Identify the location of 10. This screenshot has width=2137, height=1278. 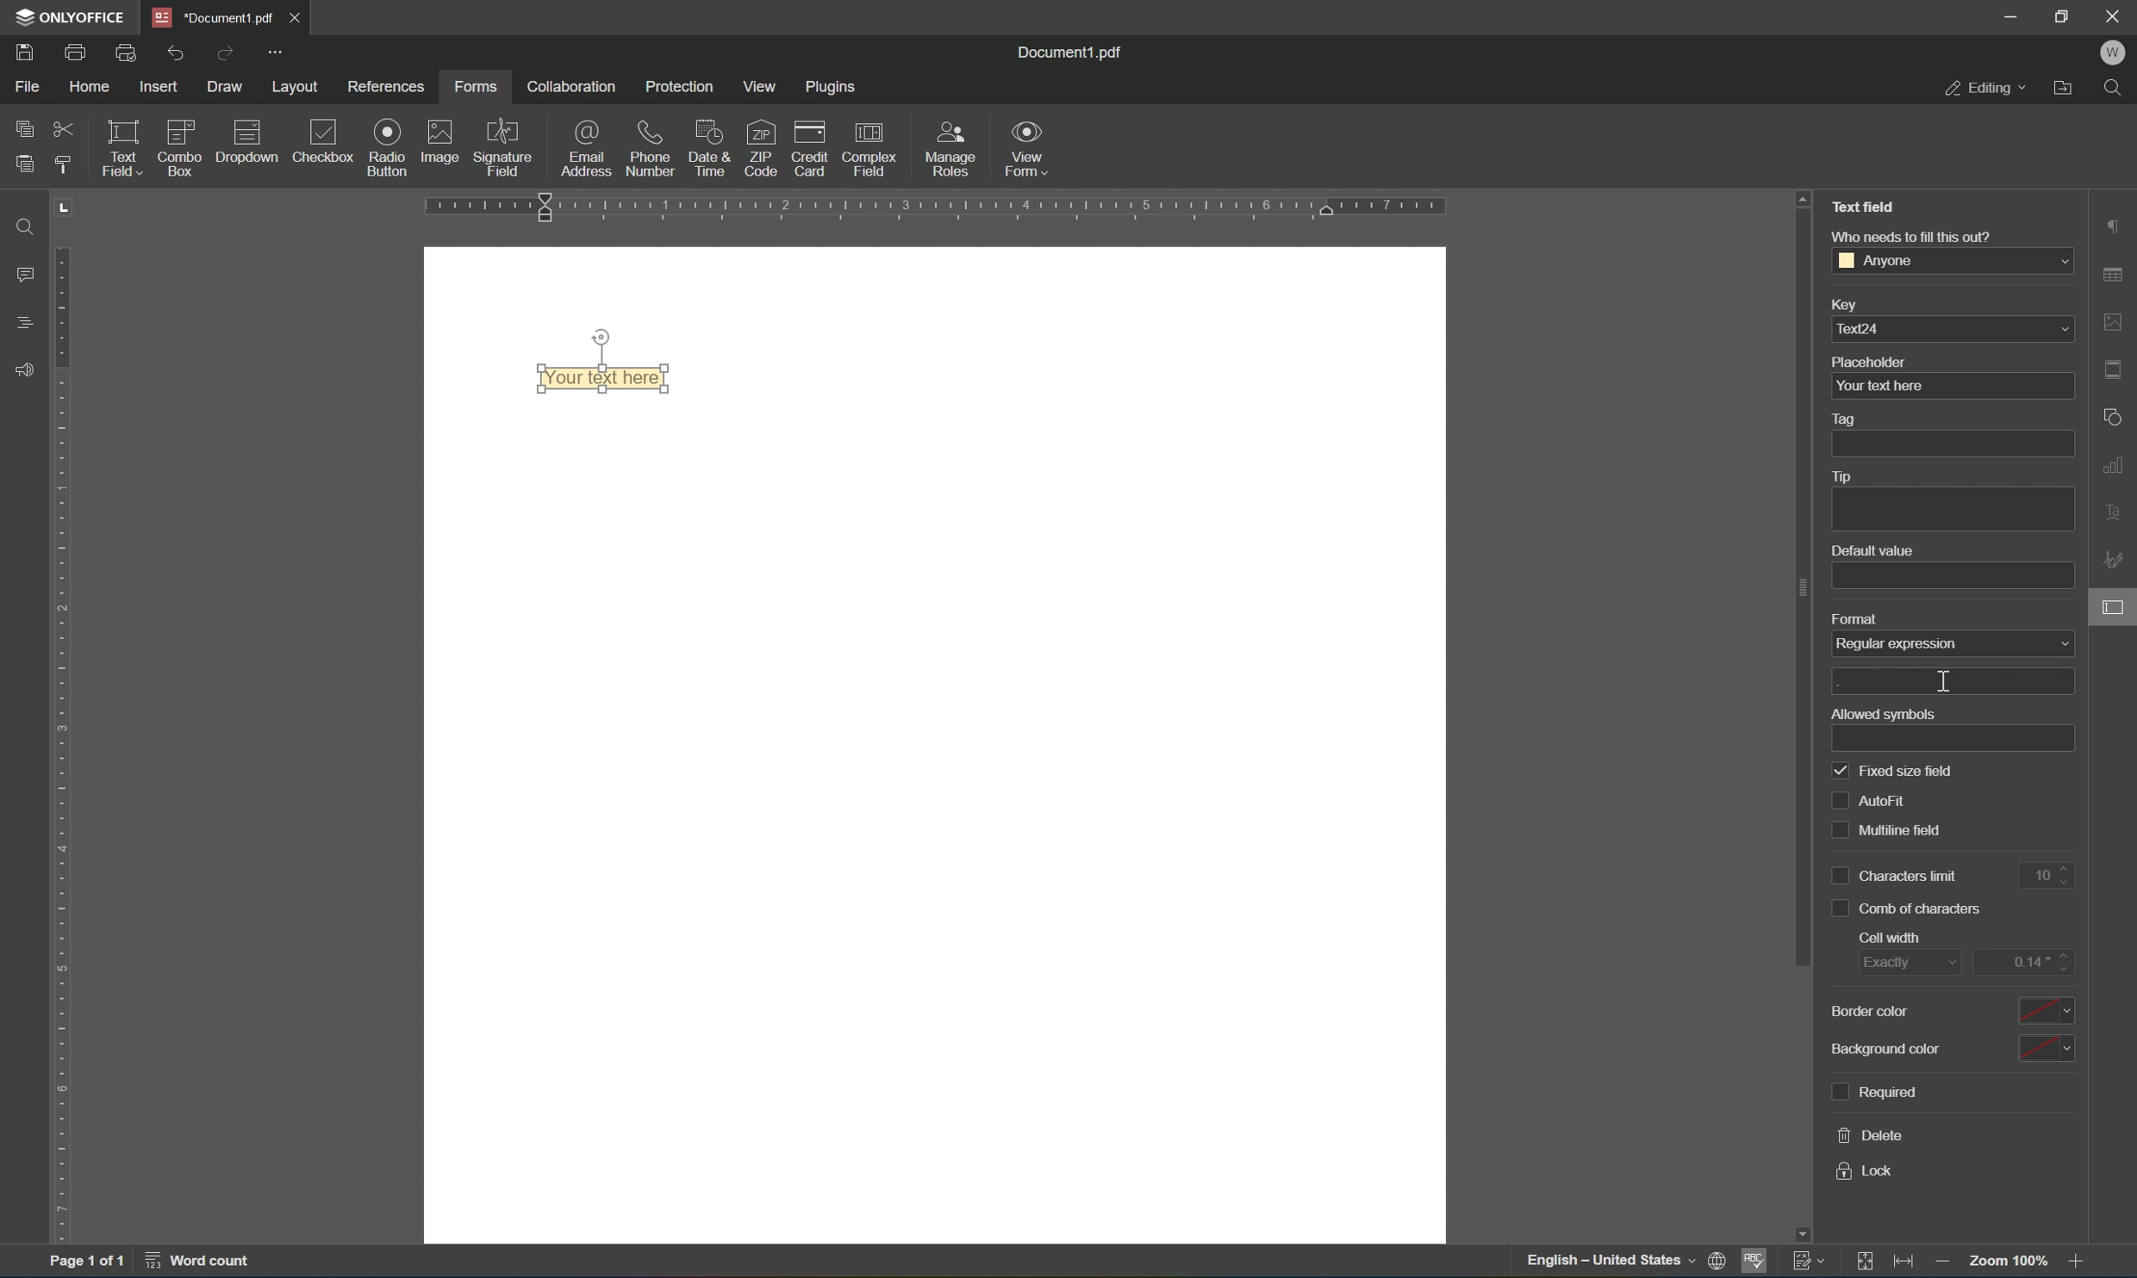
(2052, 877).